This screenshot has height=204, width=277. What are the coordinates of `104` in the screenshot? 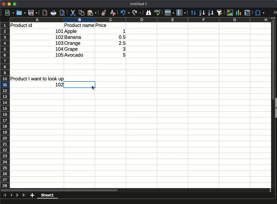 It's located at (59, 49).